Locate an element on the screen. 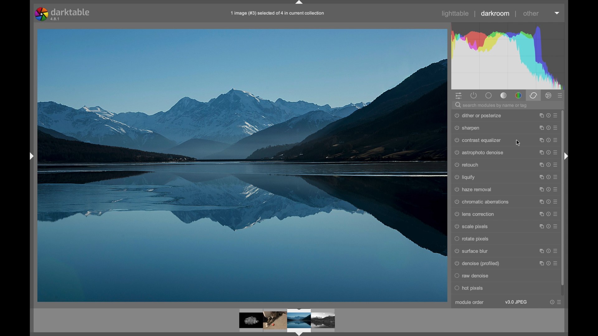 This screenshot has height=336, width=598. hot pixels is located at coordinates (469, 288).